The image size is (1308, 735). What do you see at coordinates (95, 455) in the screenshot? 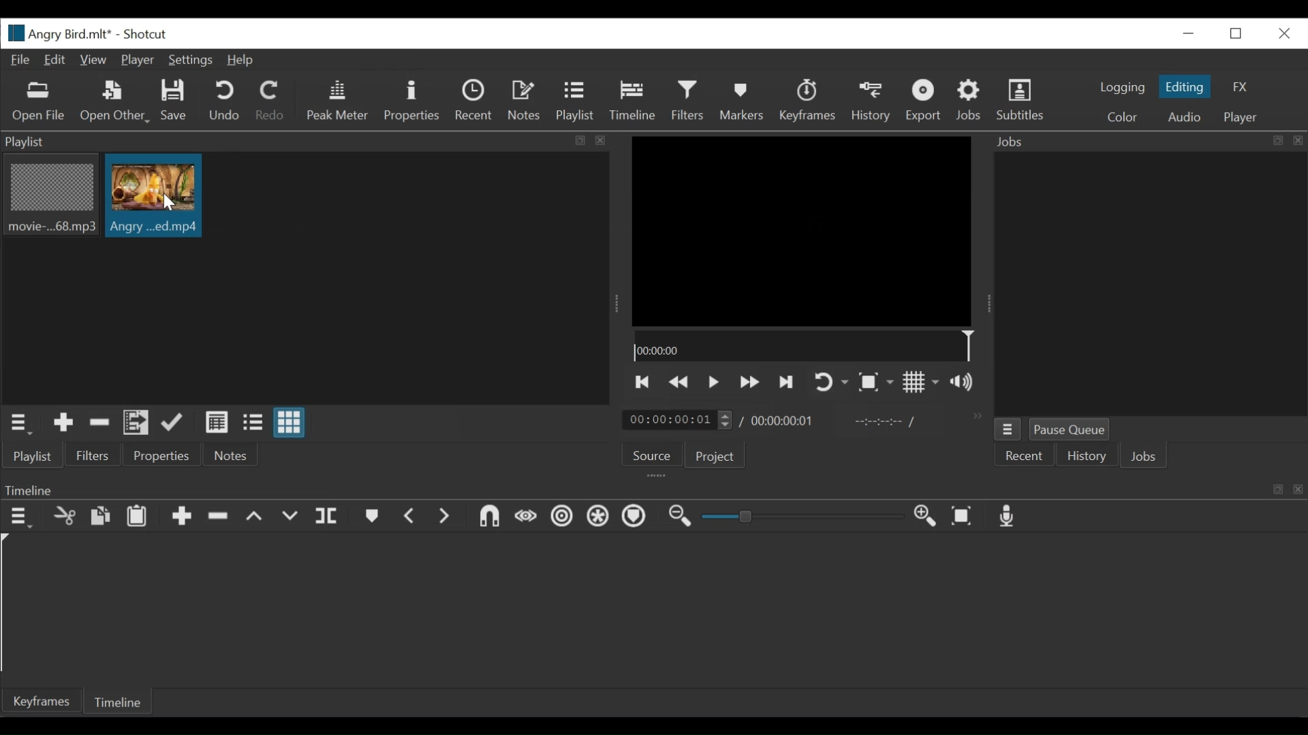
I see `Filters` at bounding box center [95, 455].